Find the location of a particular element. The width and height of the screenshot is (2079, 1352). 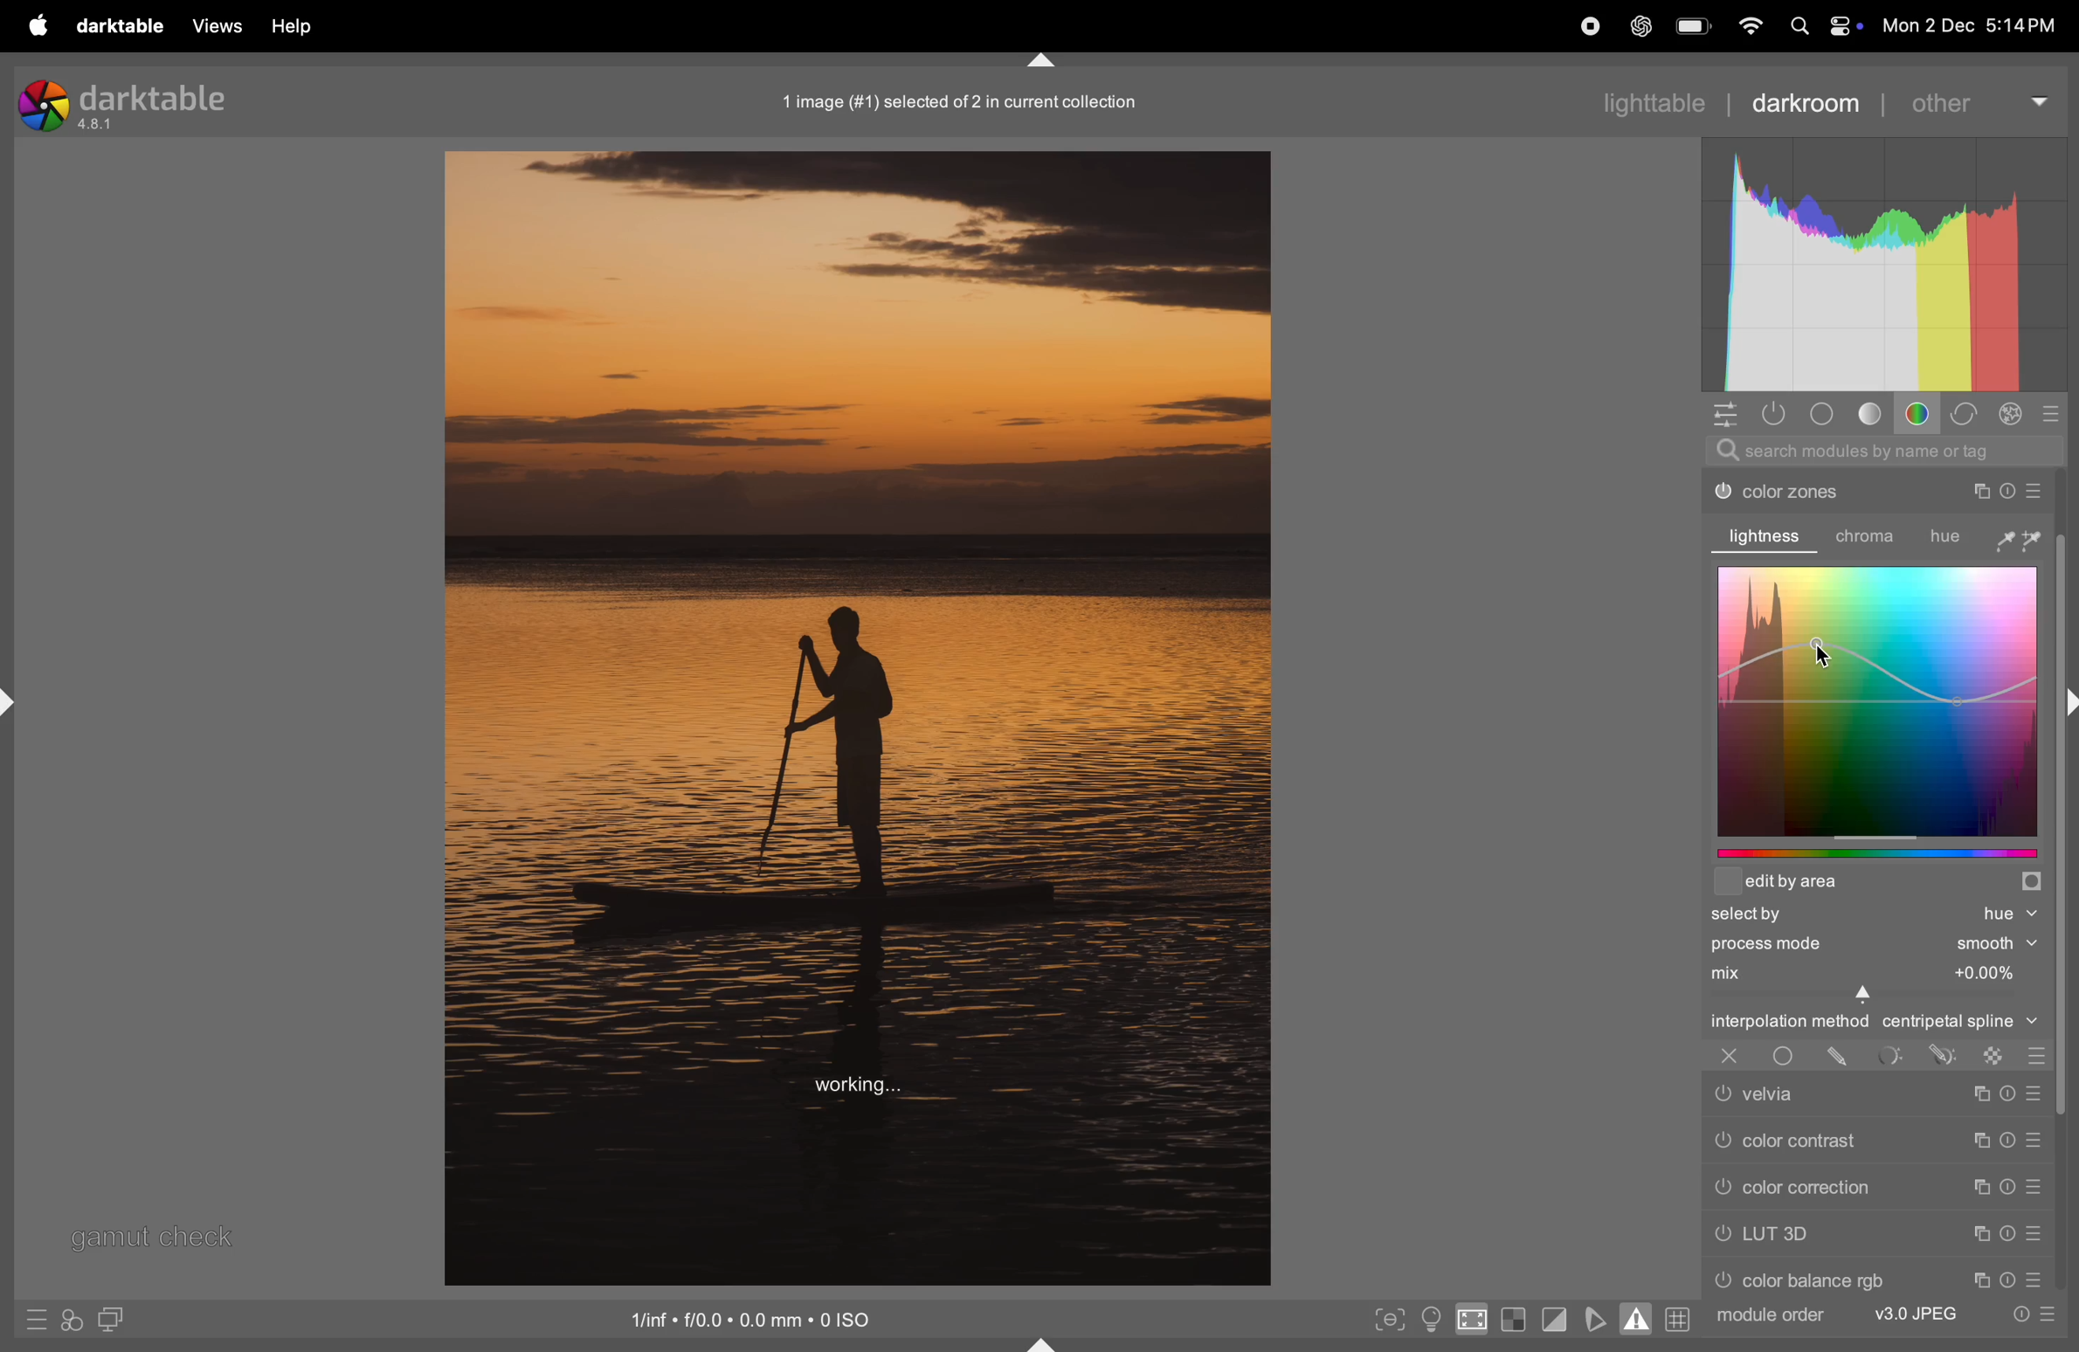

selected hue is located at coordinates (1876, 915).